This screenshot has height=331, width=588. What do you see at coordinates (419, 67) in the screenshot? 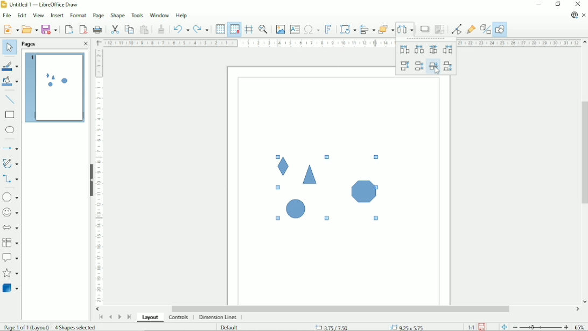
I see `Vertically center` at bounding box center [419, 67].